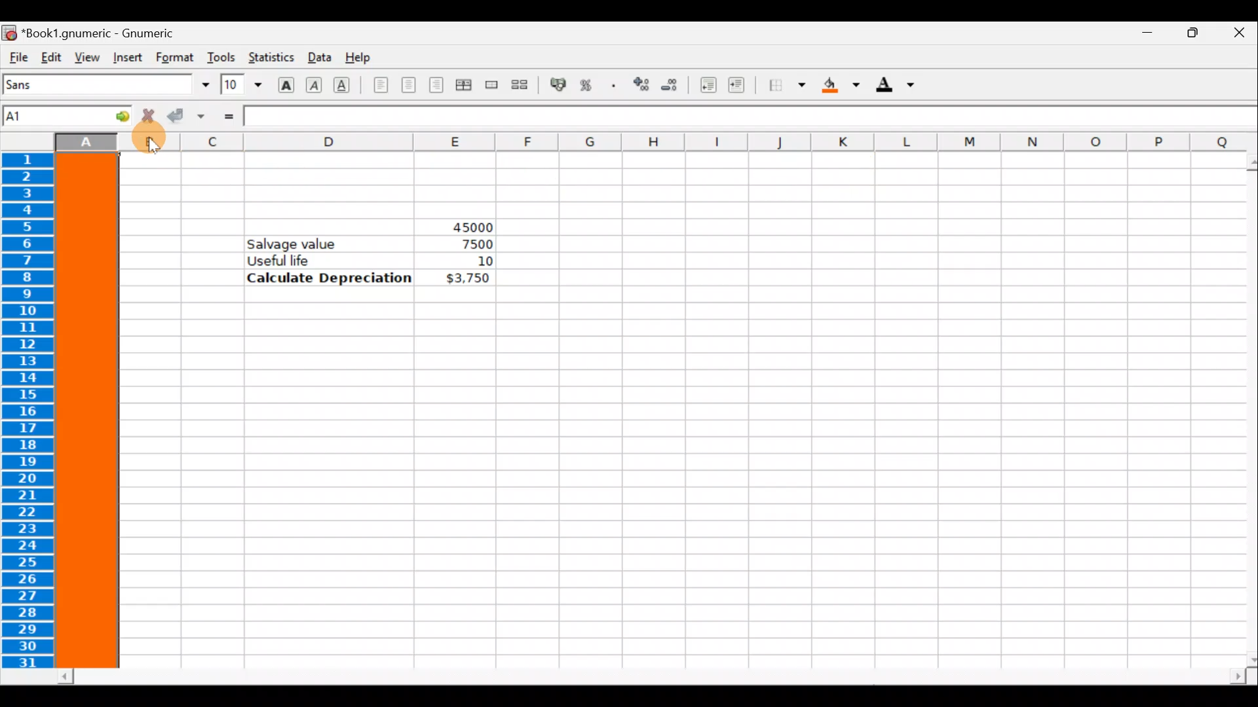 This screenshot has width=1258, height=707. Describe the element at coordinates (473, 244) in the screenshot. I see `7500` at that location.